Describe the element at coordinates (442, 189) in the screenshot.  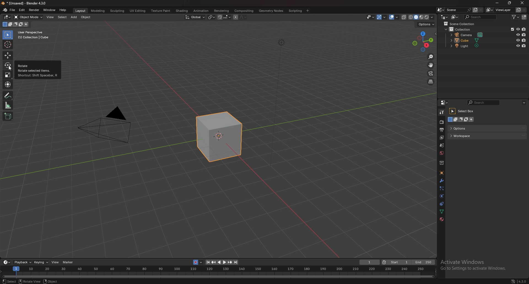
I see `particles` at that location.